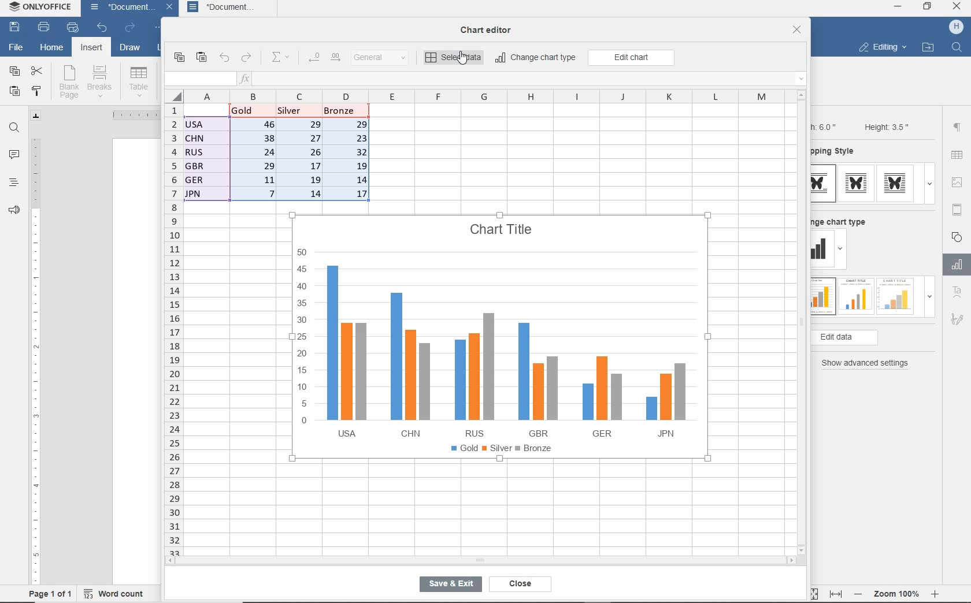 Image resolution: width=971 pixels, height=603 pixels. I want to click on show advanced settings, so click(868, 363).